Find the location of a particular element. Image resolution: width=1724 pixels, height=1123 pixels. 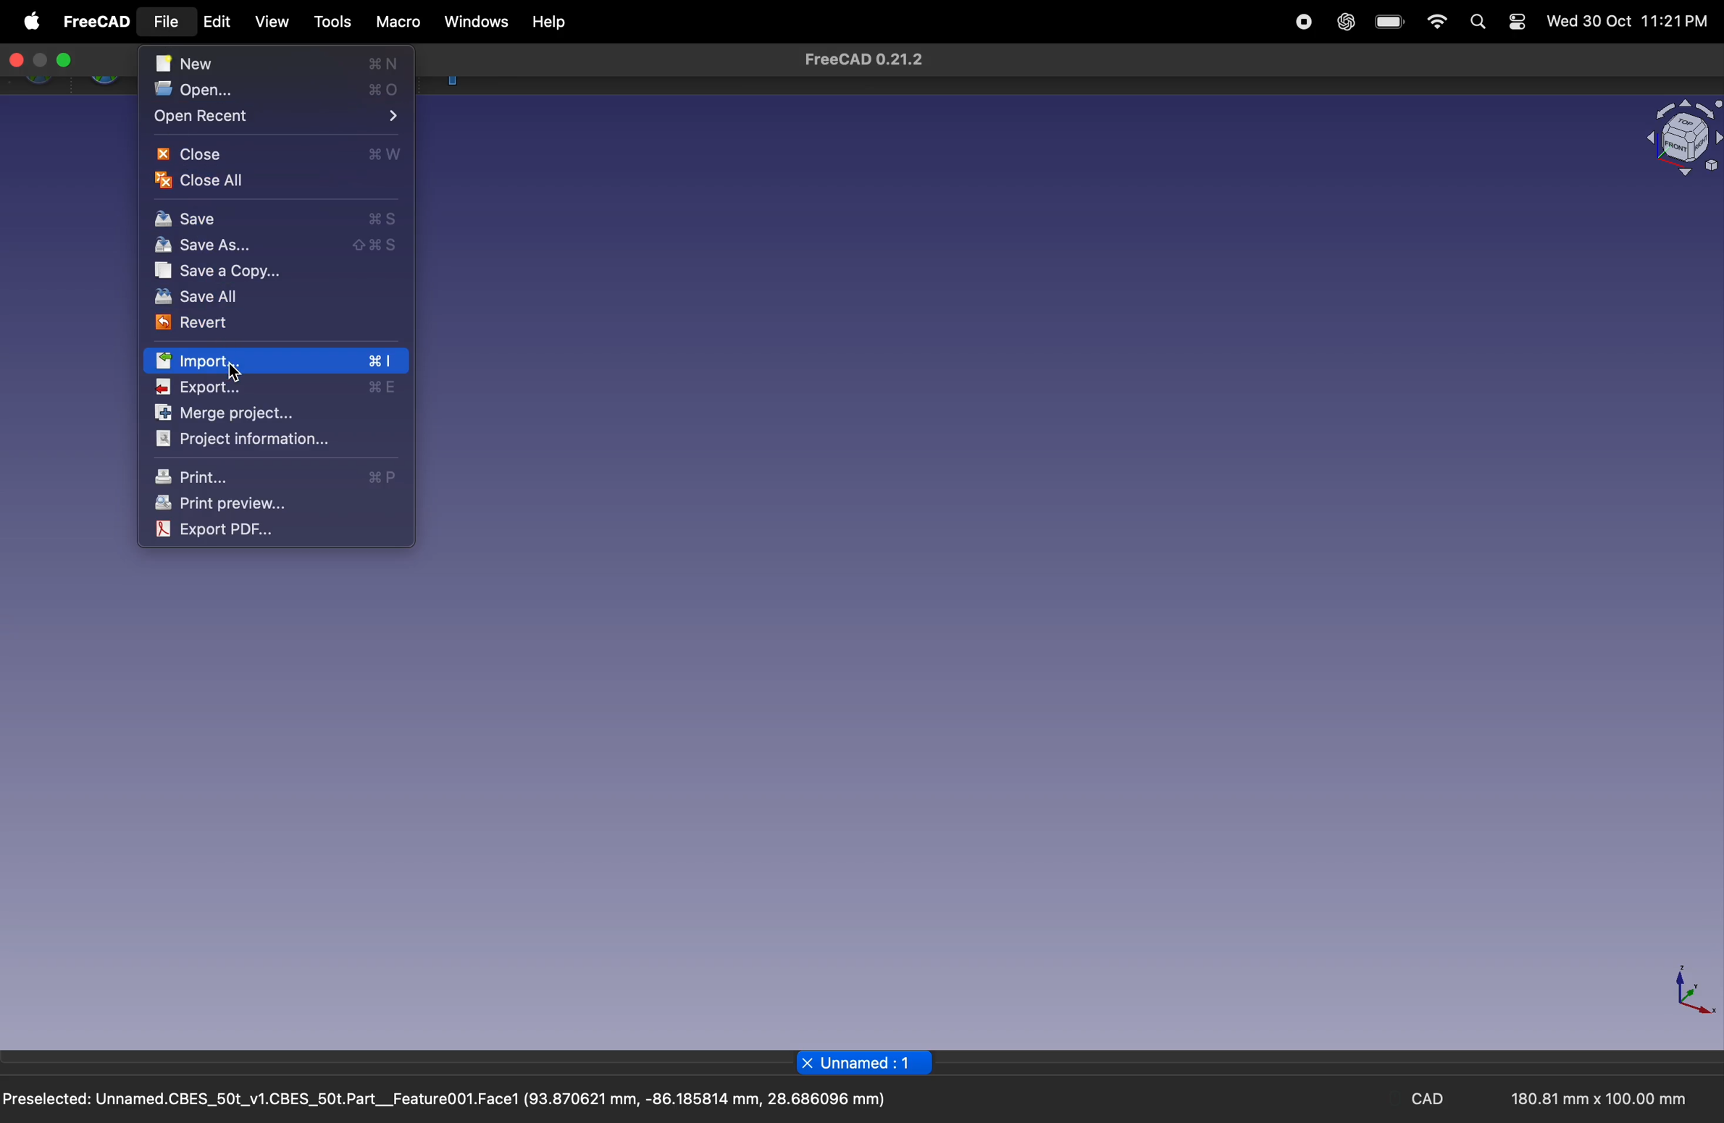

edit is located at coordinates (222, 26).